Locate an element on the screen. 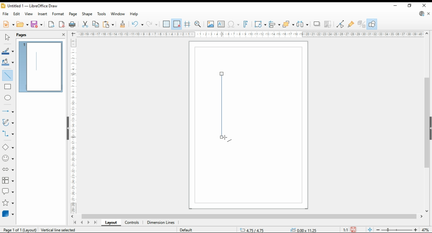 The image size is (432, 233). pages is located at coordinates (25, 35).